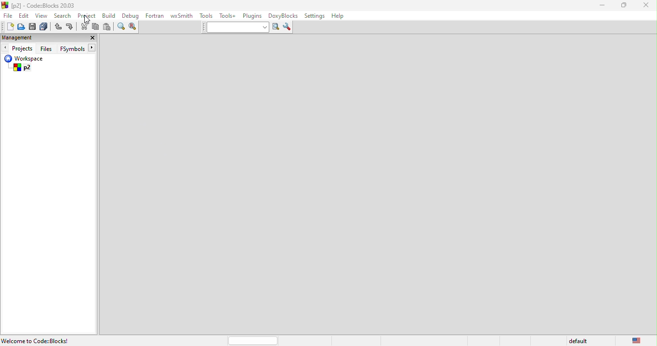 The width and height of the screenshot is (657, 346). I want to click on undo, so click(58, 27).